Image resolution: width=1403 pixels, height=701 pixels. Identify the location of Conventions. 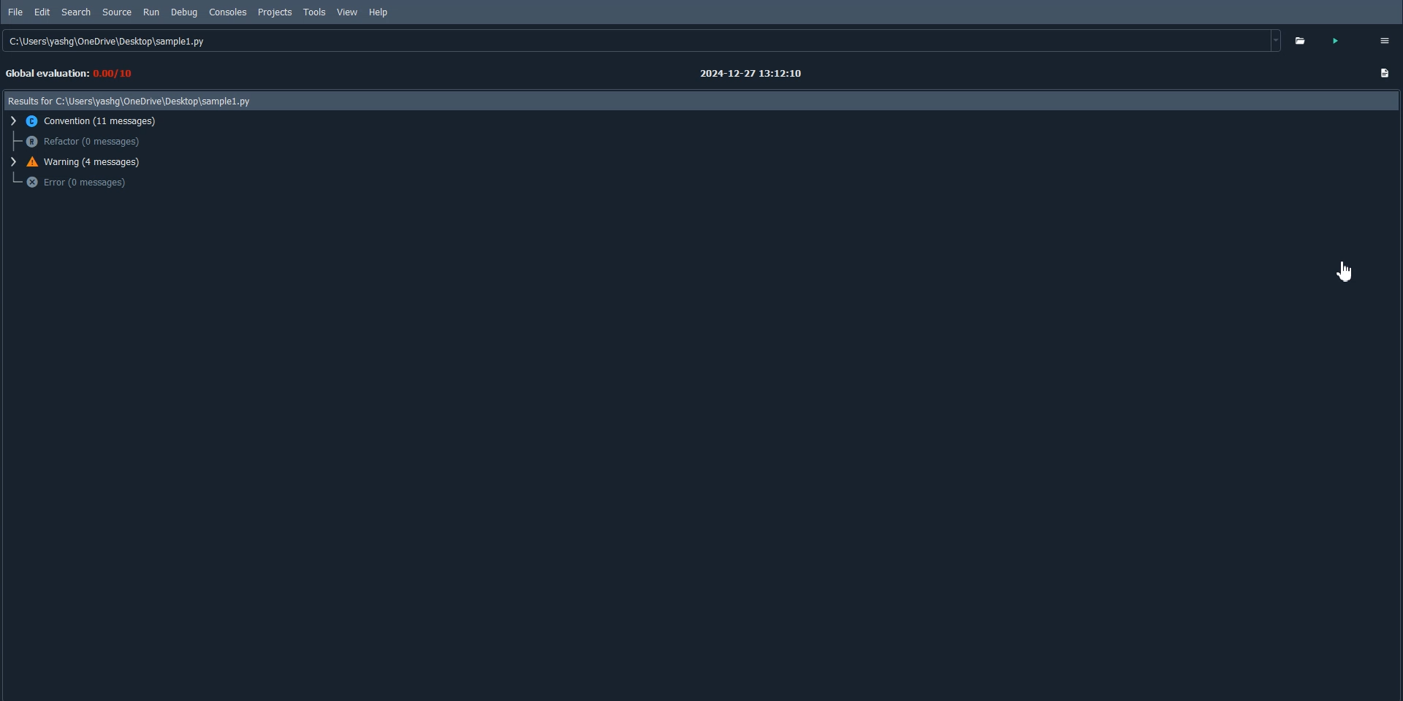
(88, 120).